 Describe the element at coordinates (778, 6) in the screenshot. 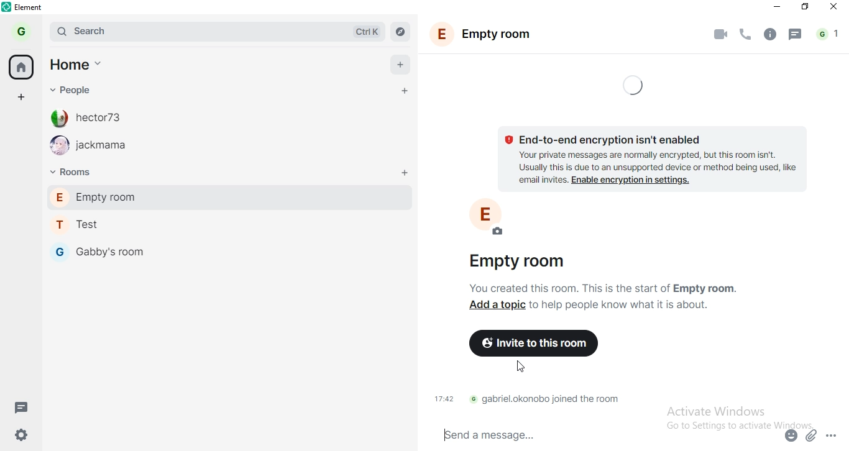

I see `minimise` at that location.